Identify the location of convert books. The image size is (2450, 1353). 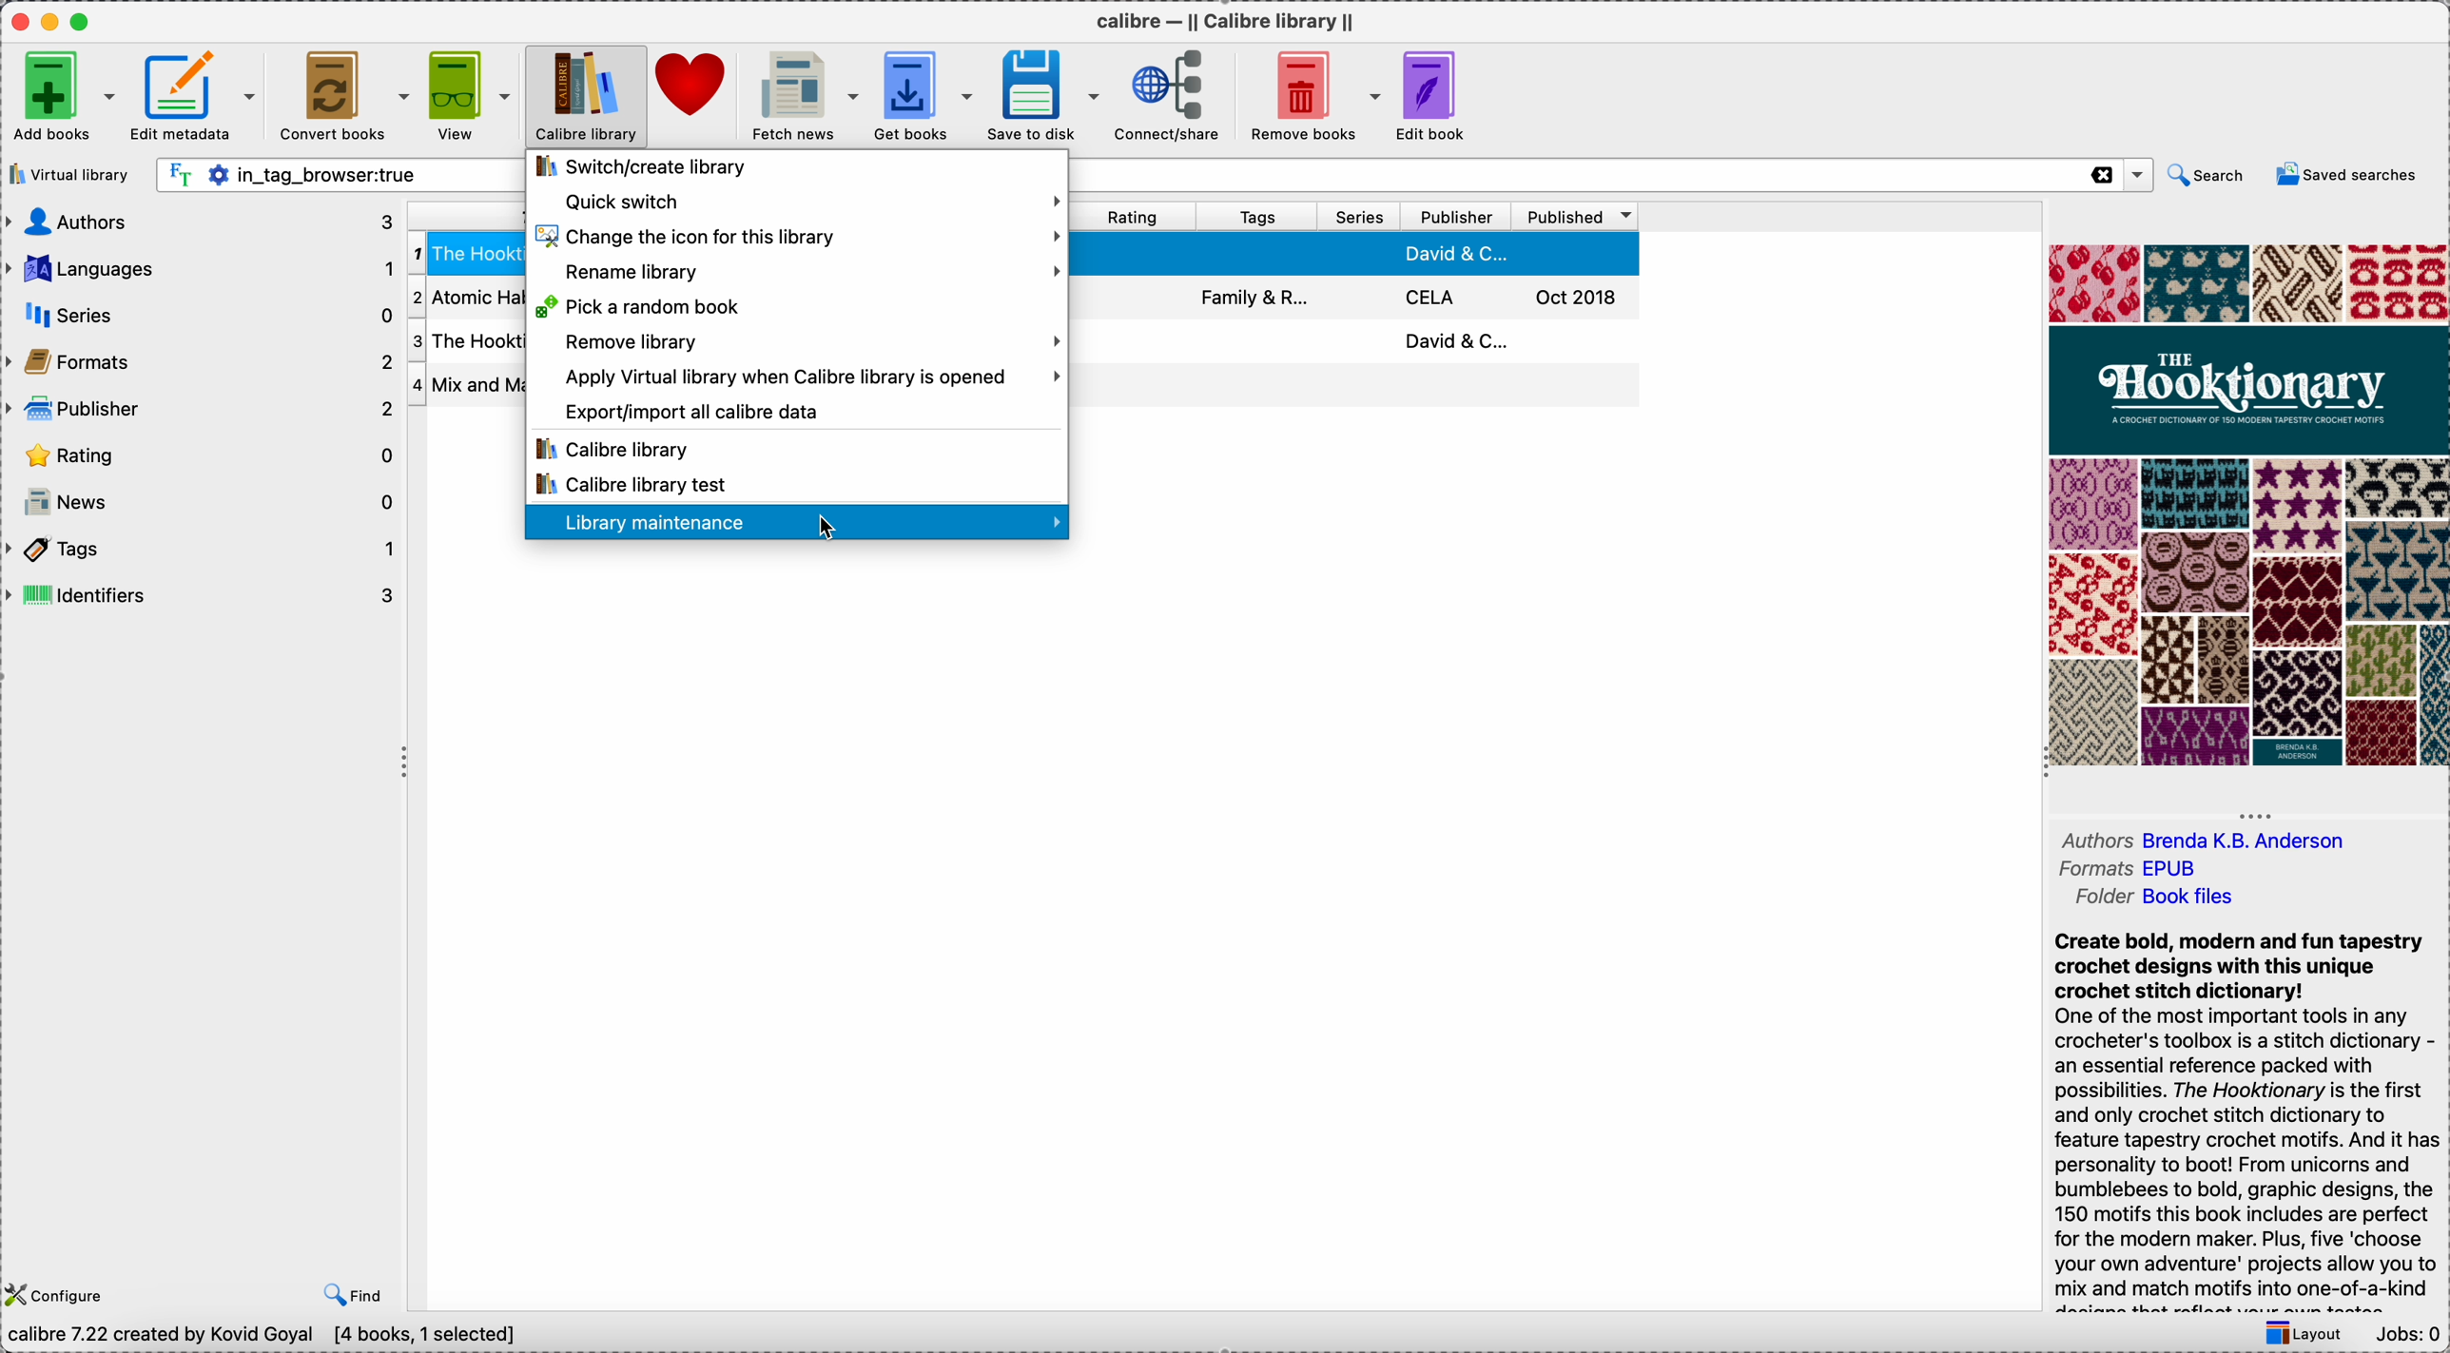
(342, 95).